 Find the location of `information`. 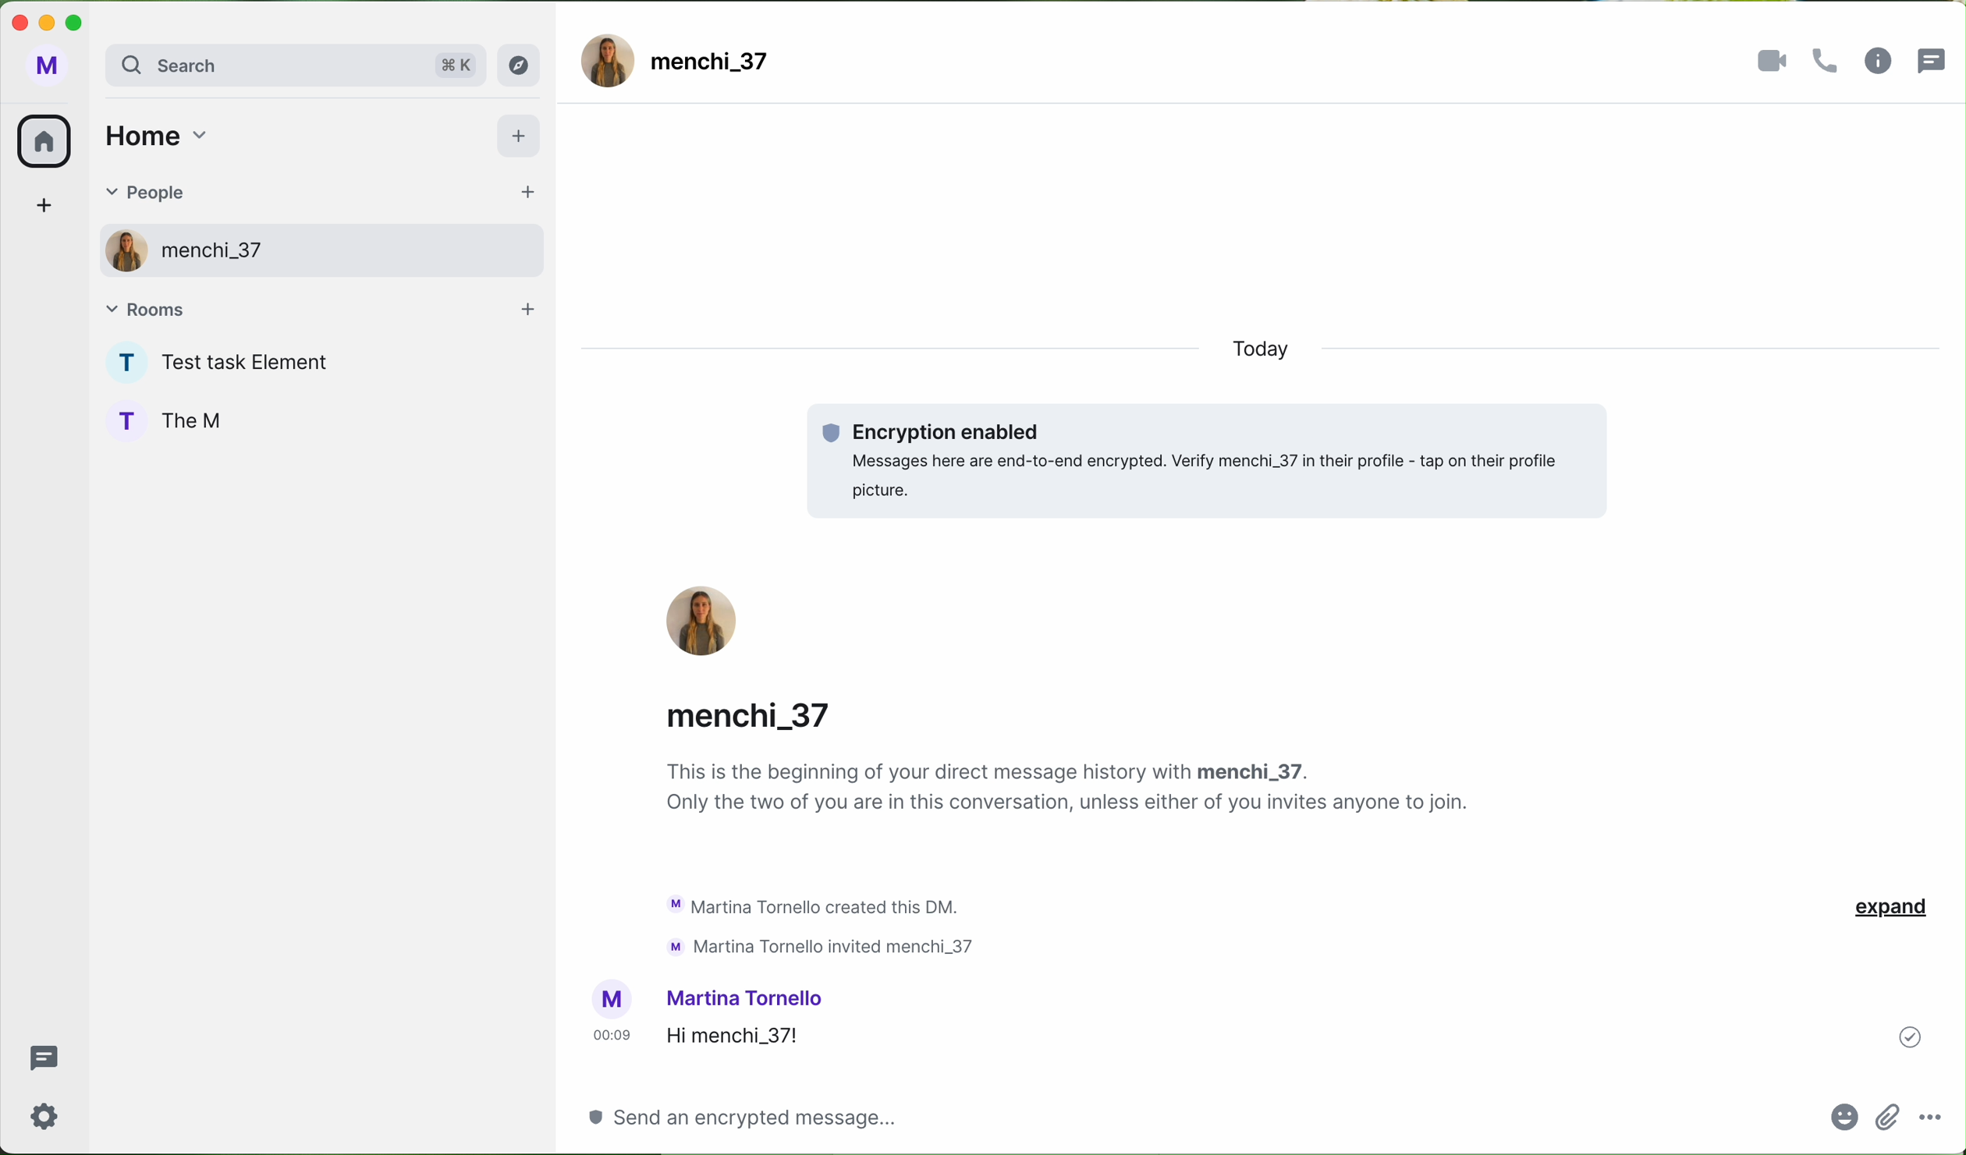

information is located at coordinates (1879, 62).